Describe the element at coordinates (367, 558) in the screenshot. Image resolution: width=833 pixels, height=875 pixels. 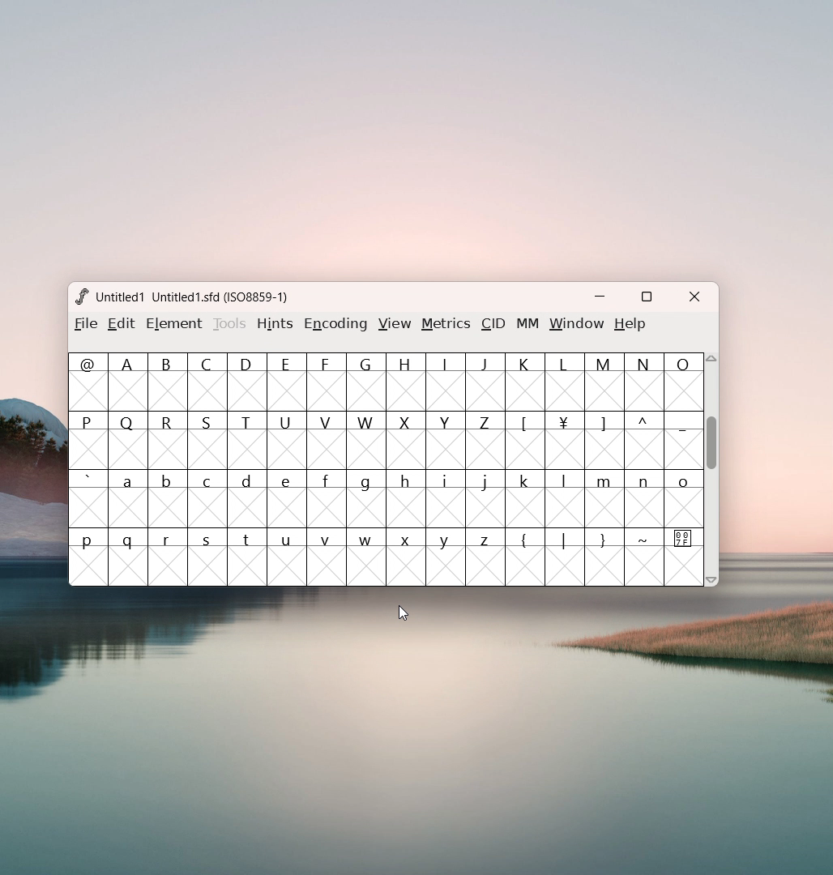
I see `w` at that location.